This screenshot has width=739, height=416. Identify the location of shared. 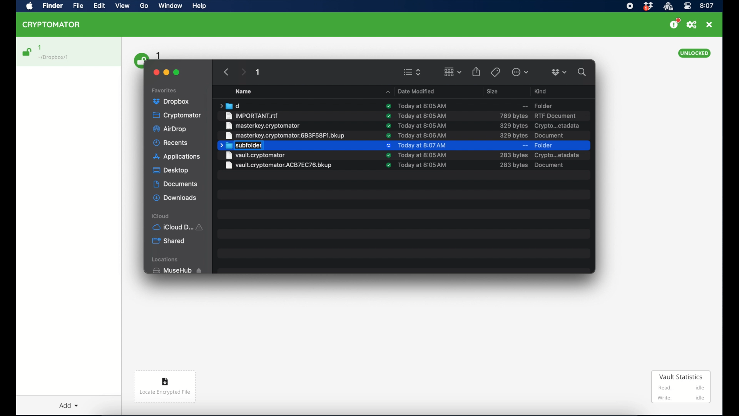
(169, 241).